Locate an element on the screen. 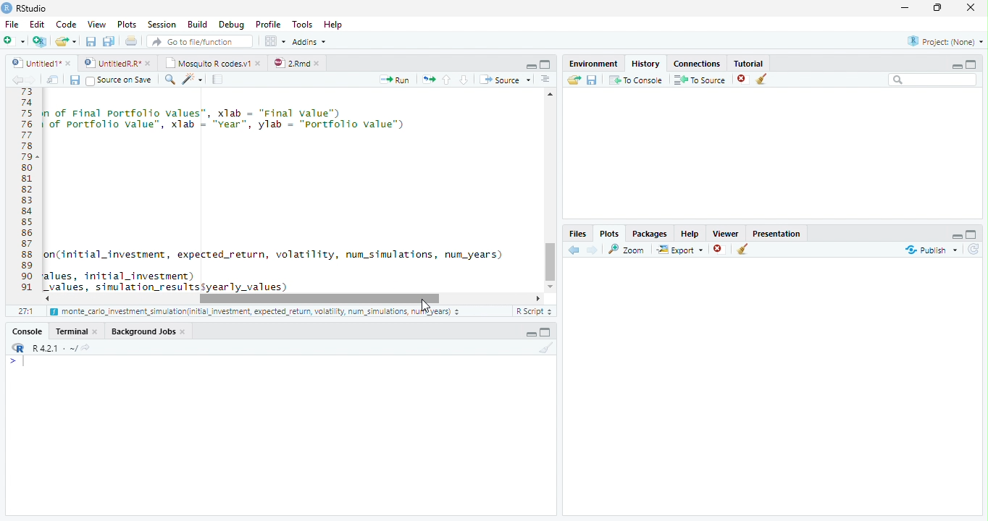 Image resolution: width=988 pixels, height=521 pixels. Clear is located at coordinates (743, 250).